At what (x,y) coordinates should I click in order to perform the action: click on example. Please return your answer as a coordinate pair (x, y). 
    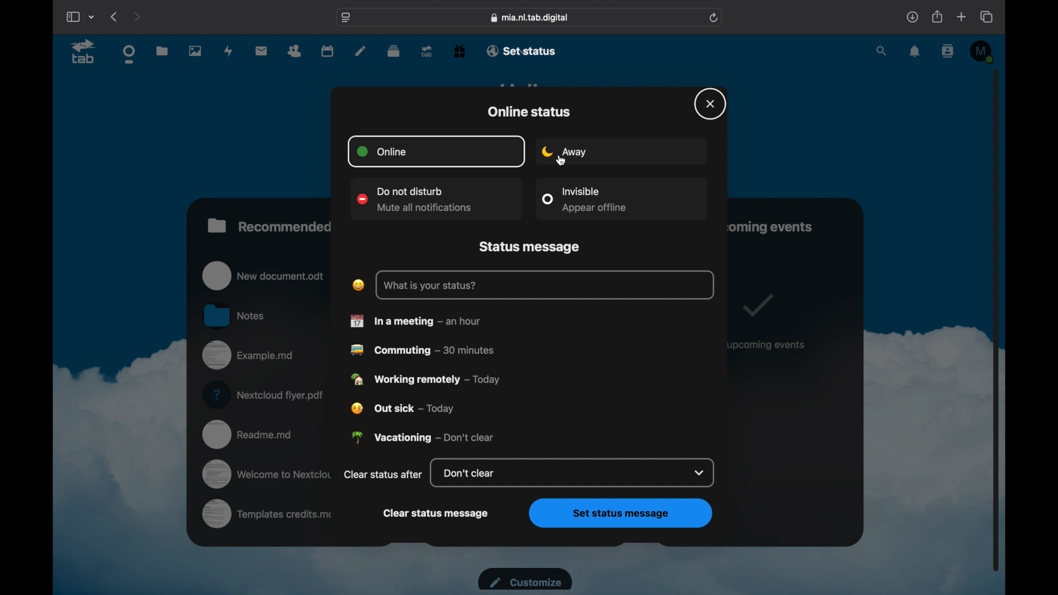
    Looking at the image, I should click on (250, 356).